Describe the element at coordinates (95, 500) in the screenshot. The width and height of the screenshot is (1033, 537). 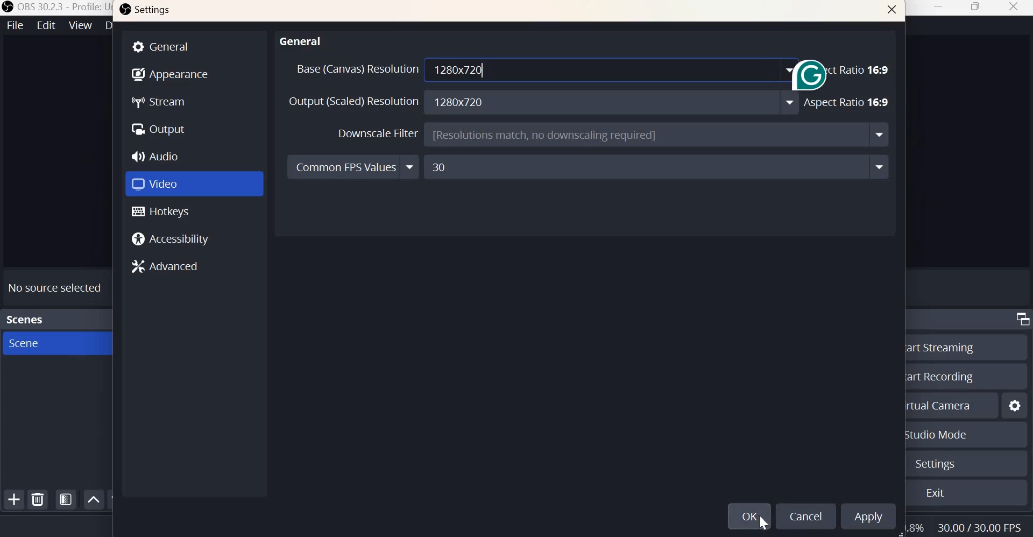
I see `Move scene up` at that location.